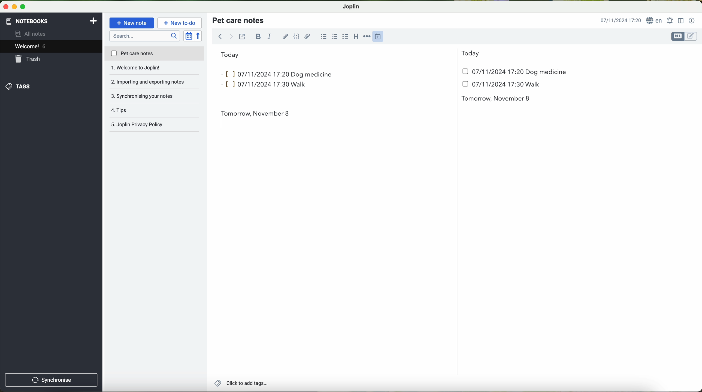 This screenshot has height=392, width=702. I want to click on date and hour, so click(489, 71).